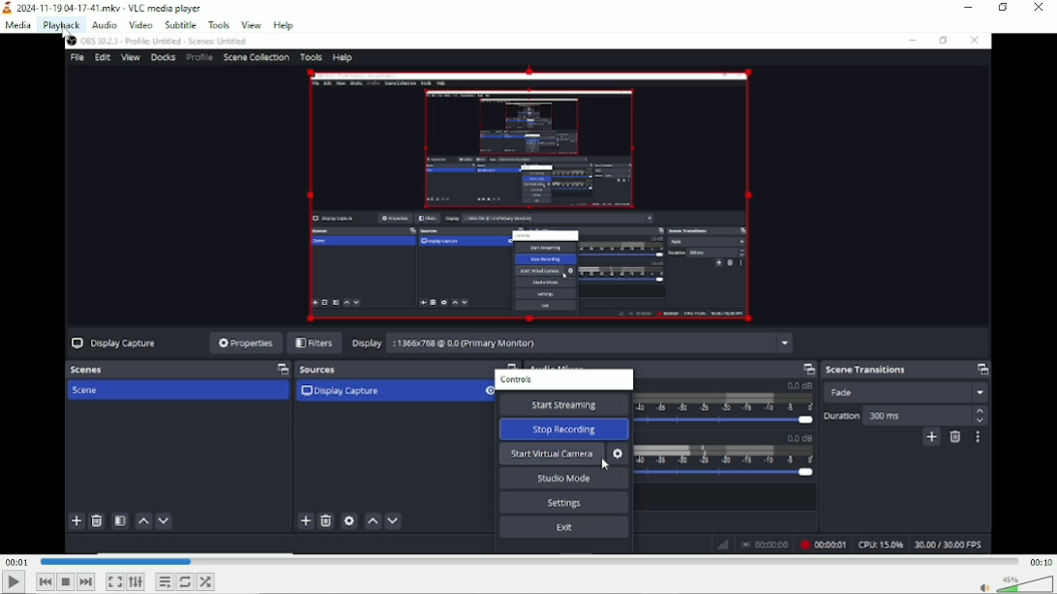 The height and width of the screenshot is (594, 1057). I want to click on Play duration, so click(528, 561).